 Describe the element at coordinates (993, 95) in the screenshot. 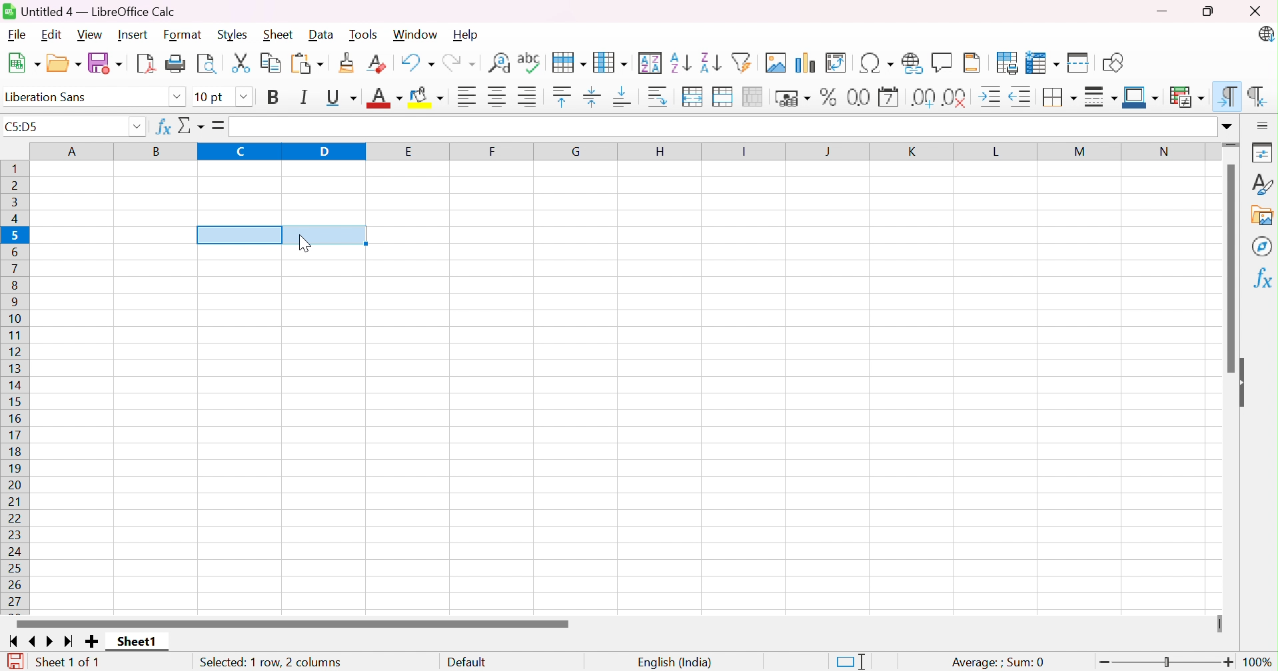

I see `Increase Indent` at that location.